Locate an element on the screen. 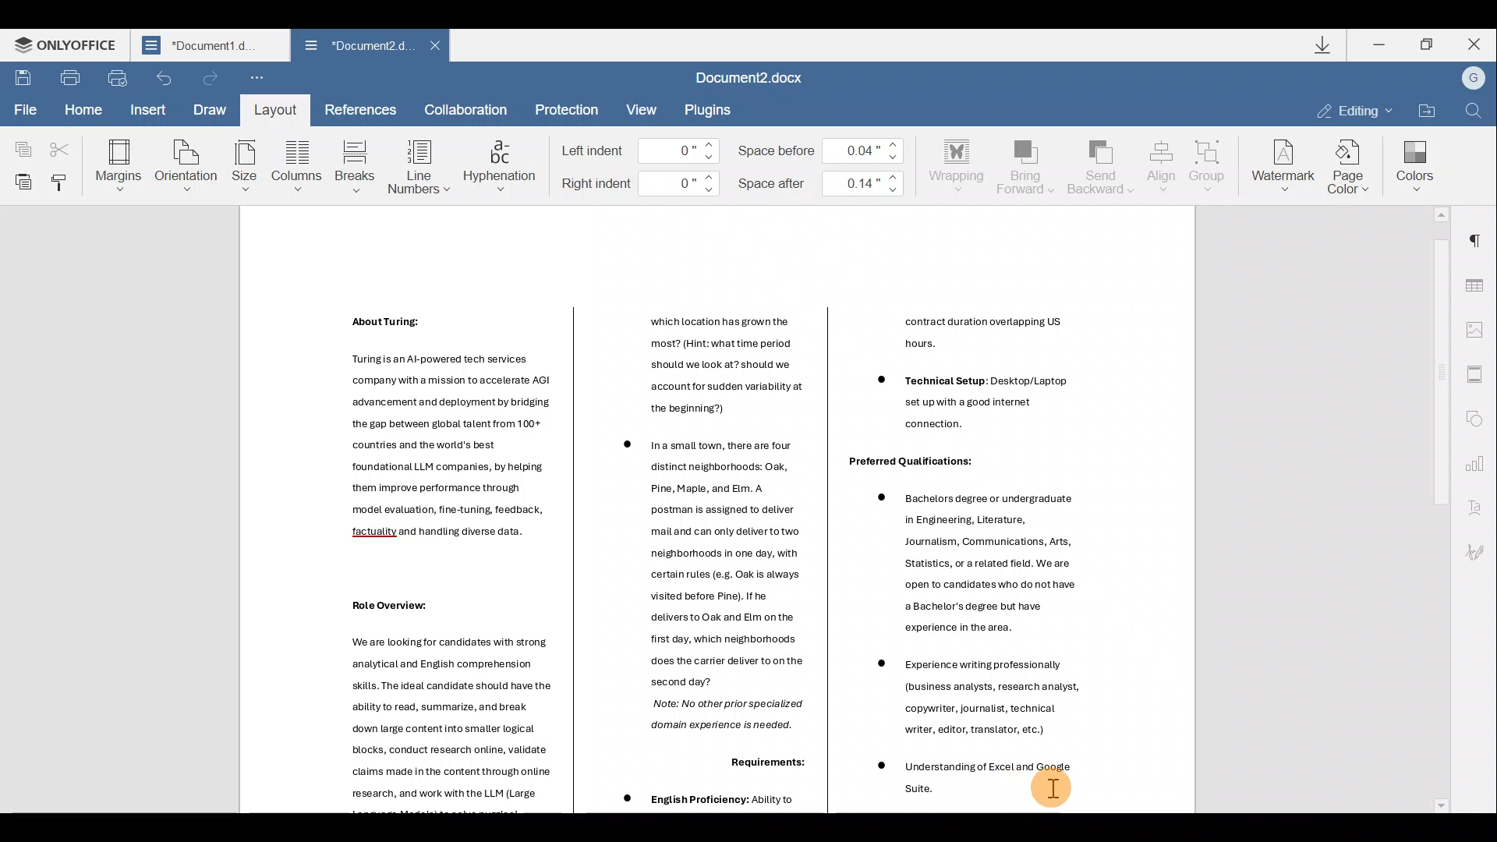  Text Art settings is located at coordinates (1478, 509).